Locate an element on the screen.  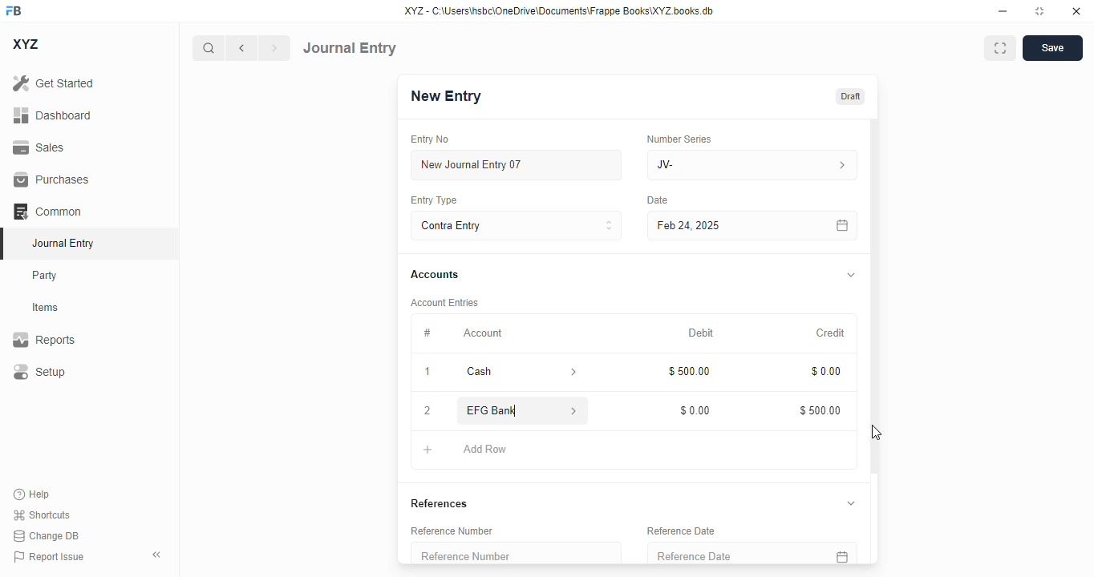
journal entry is located at coordinates (64, 243).